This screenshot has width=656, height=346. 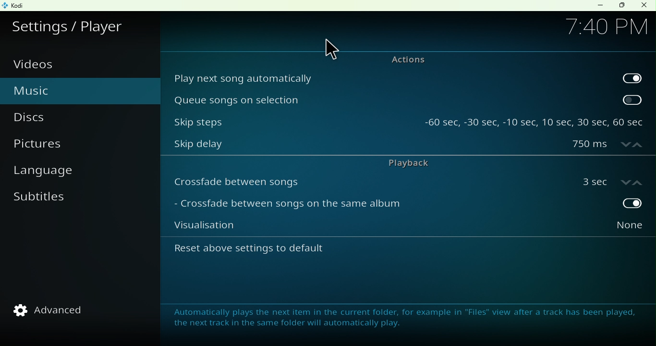 What do you see at coordinates (607, 145) in the screenshot?
I see `750ms` at bounding box center [607, 145].